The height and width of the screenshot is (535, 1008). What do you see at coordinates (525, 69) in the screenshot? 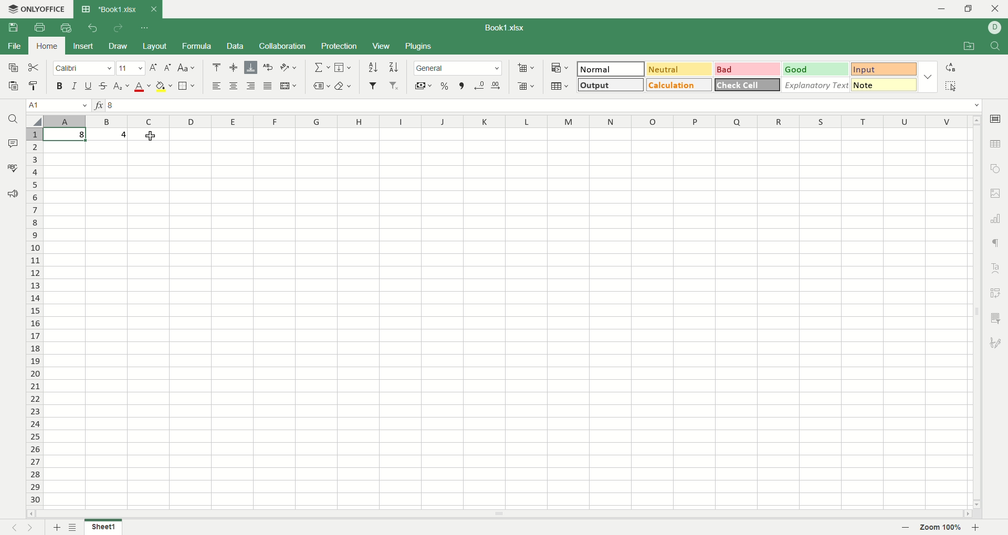
I see `insert cell` at bounding box center [525, 69].